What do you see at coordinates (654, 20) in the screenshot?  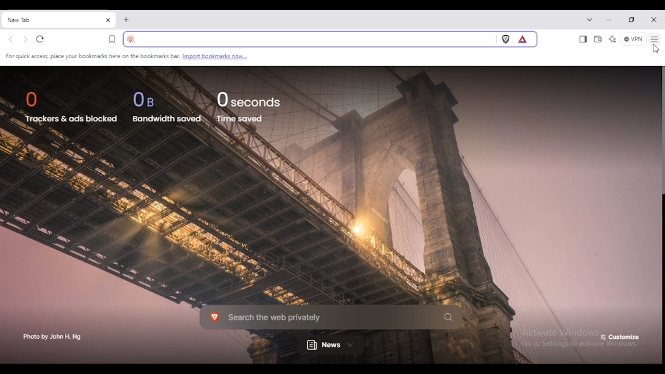 I see `close` at bounding box center [654, 20].